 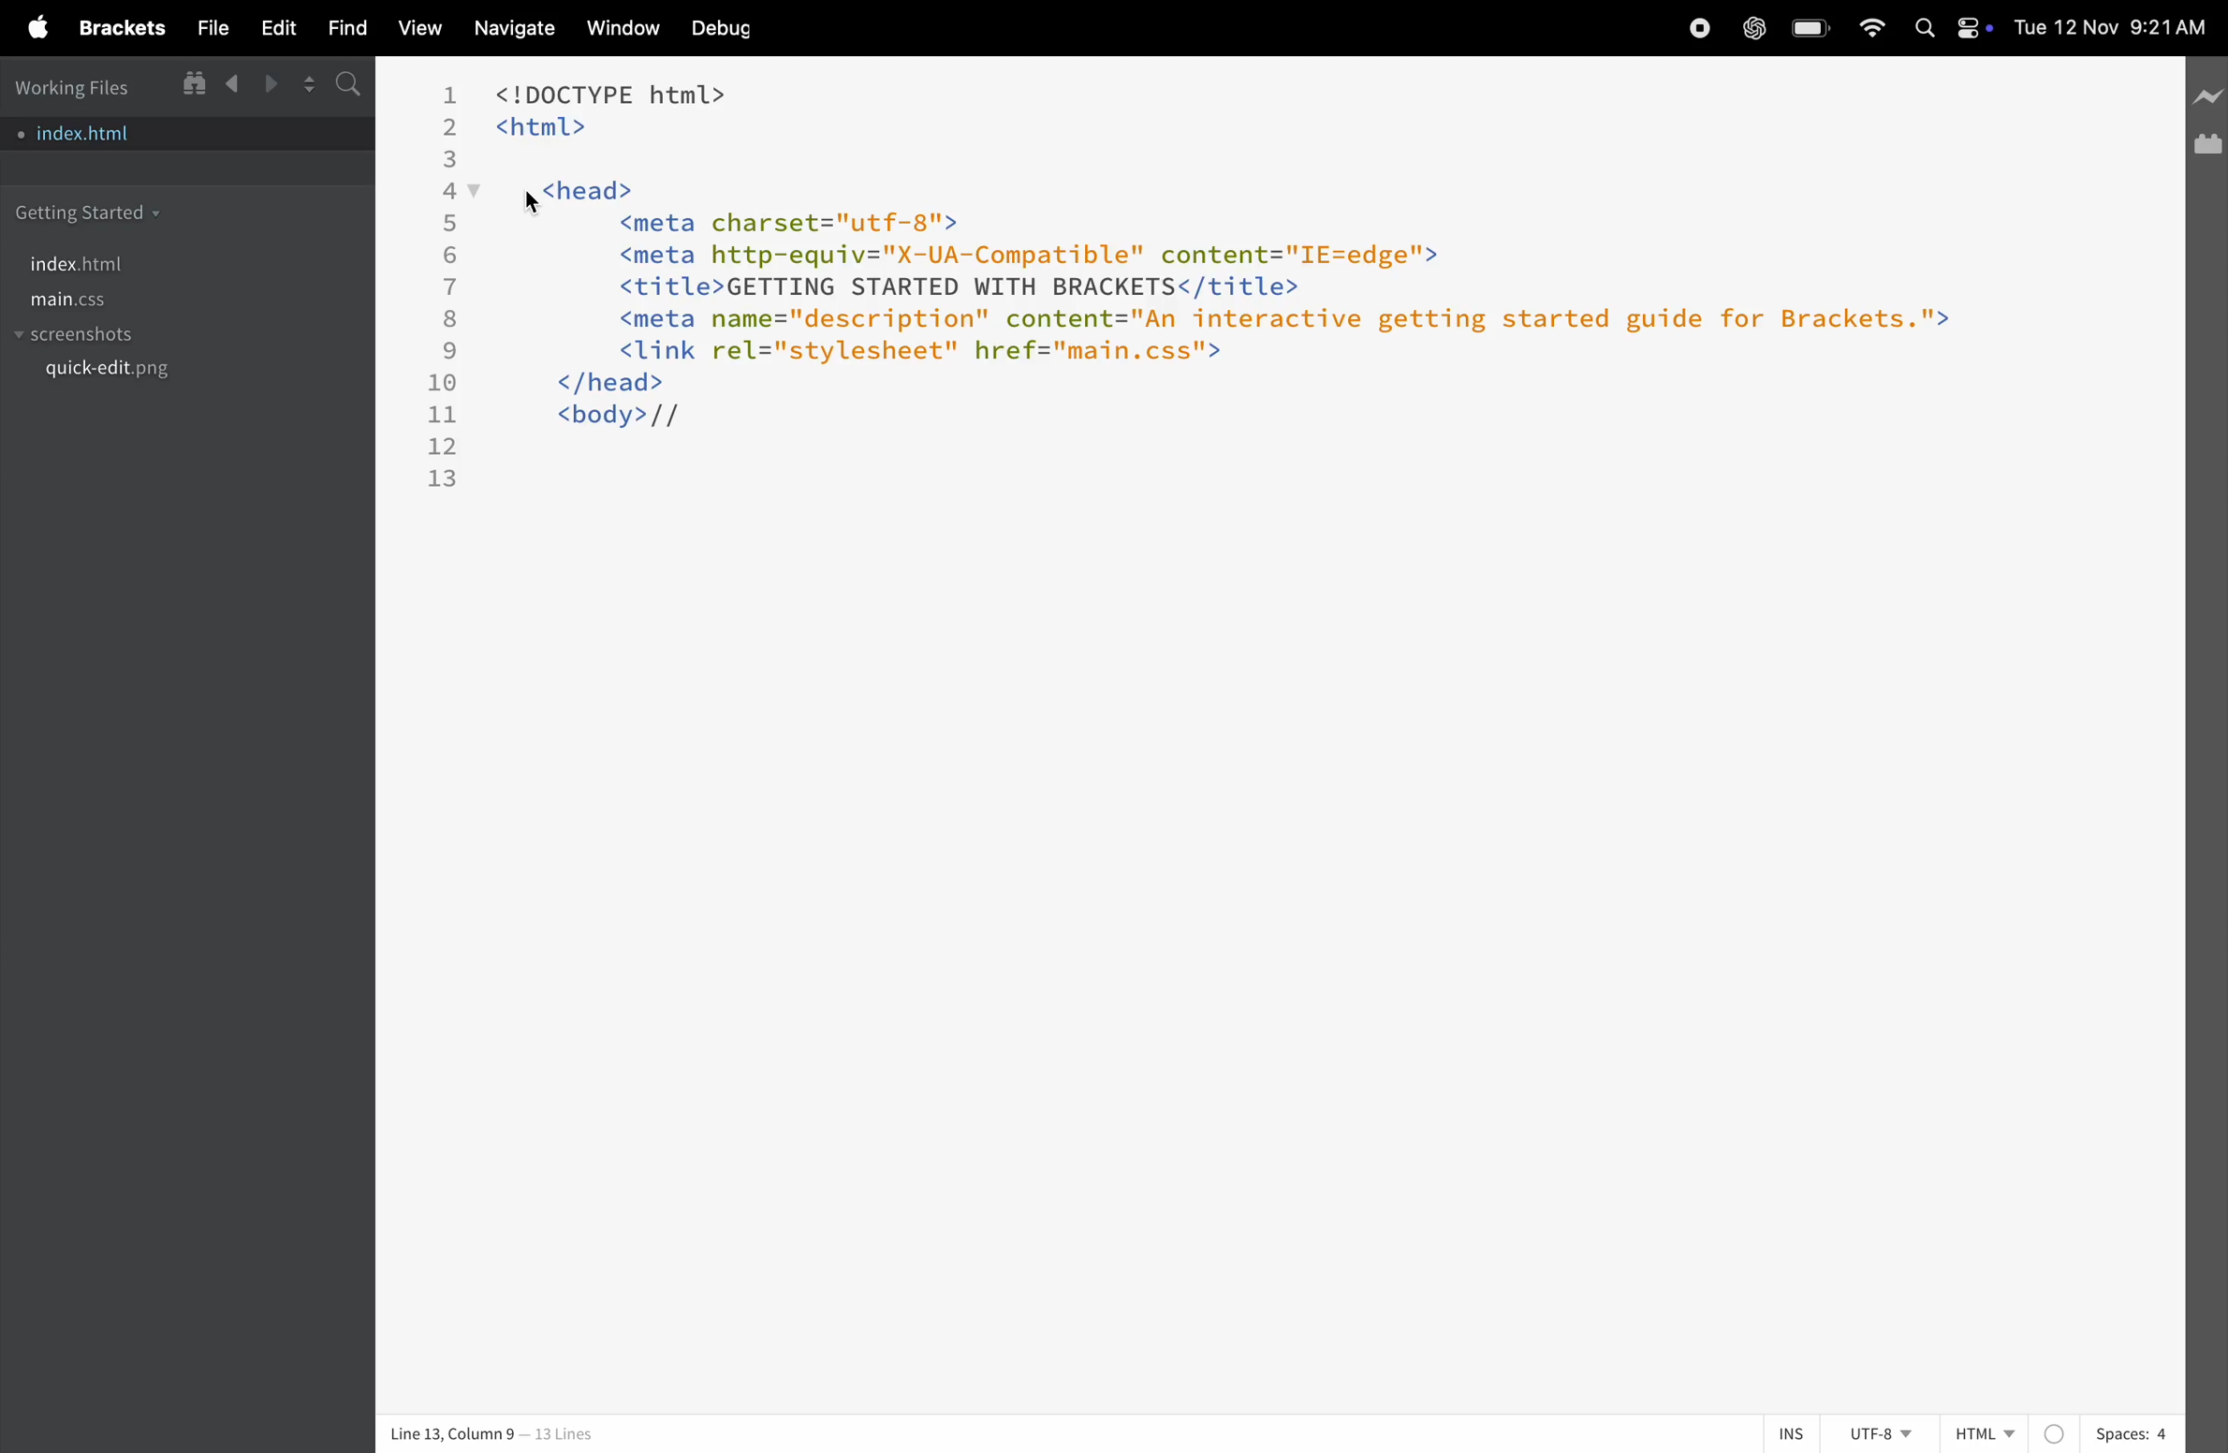 What do you see at coordinates (1249, 259) in the screenshot?
I see `<!DOCTYPE html>
<html>
y <head>
<meta charset="utf-8">
<meta http-equiv="X-UA-Compatible" content="IE=edge">
<title>GETTING STARTED WITH BRACKETS</title>
<meta name="description" content="An interactive getting started guide for Brackets.">
<link rel="stylesheet" href="main.css">
</head>
<body>//` at bounding box center [1249, 259].